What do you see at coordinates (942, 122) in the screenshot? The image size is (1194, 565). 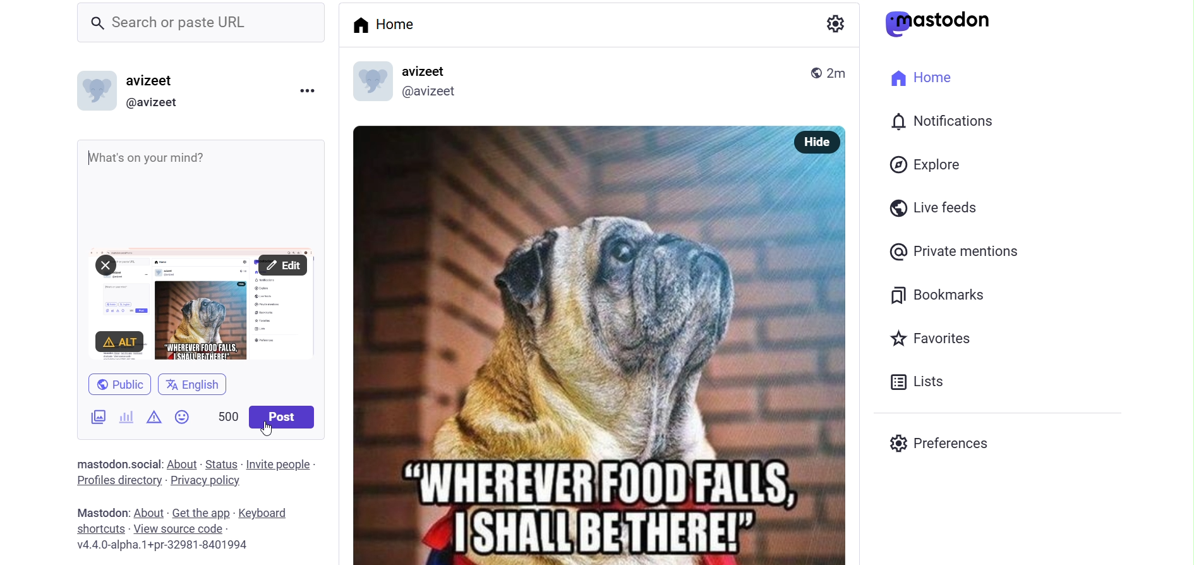 I see `notification` at bounding box center [942, 122].